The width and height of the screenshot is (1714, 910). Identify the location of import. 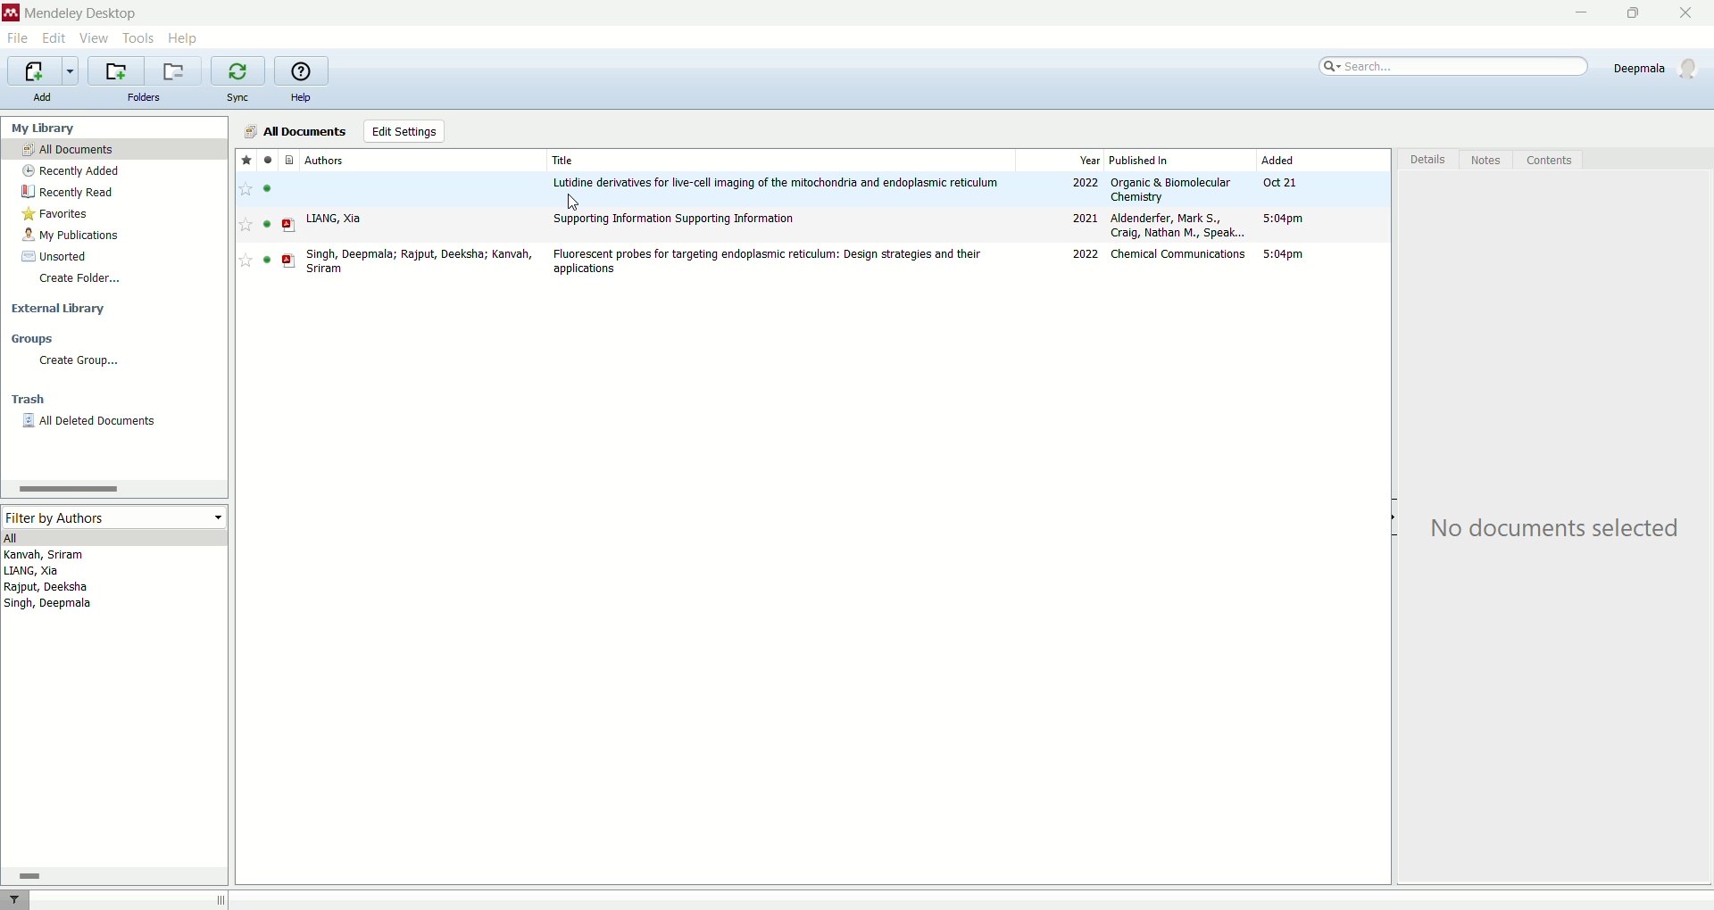
(43, 70).